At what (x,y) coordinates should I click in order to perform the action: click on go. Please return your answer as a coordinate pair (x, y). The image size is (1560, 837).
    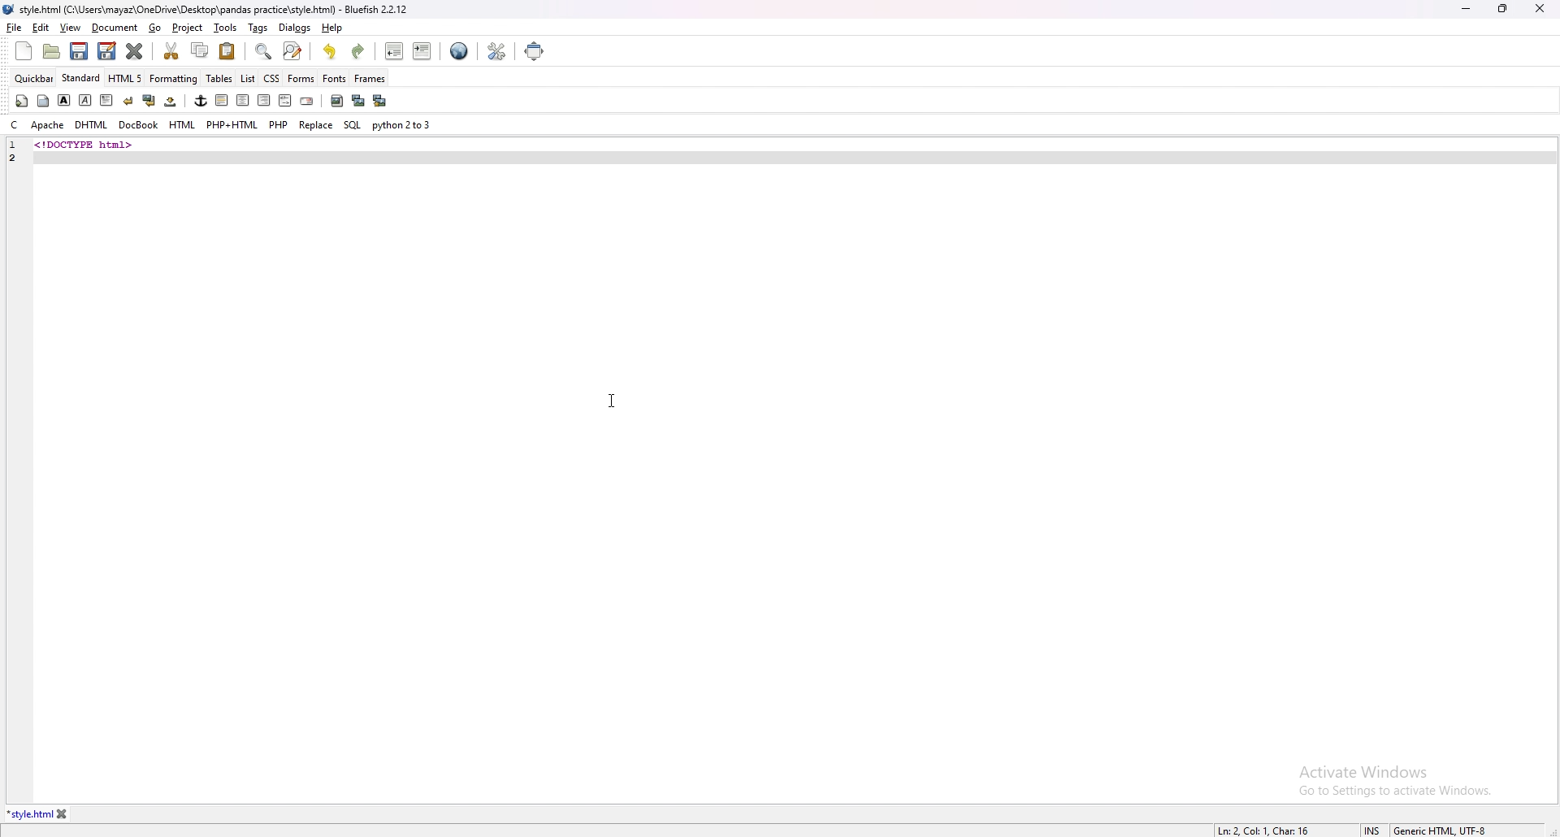
    Looking at the image, I should click on (157, 28).